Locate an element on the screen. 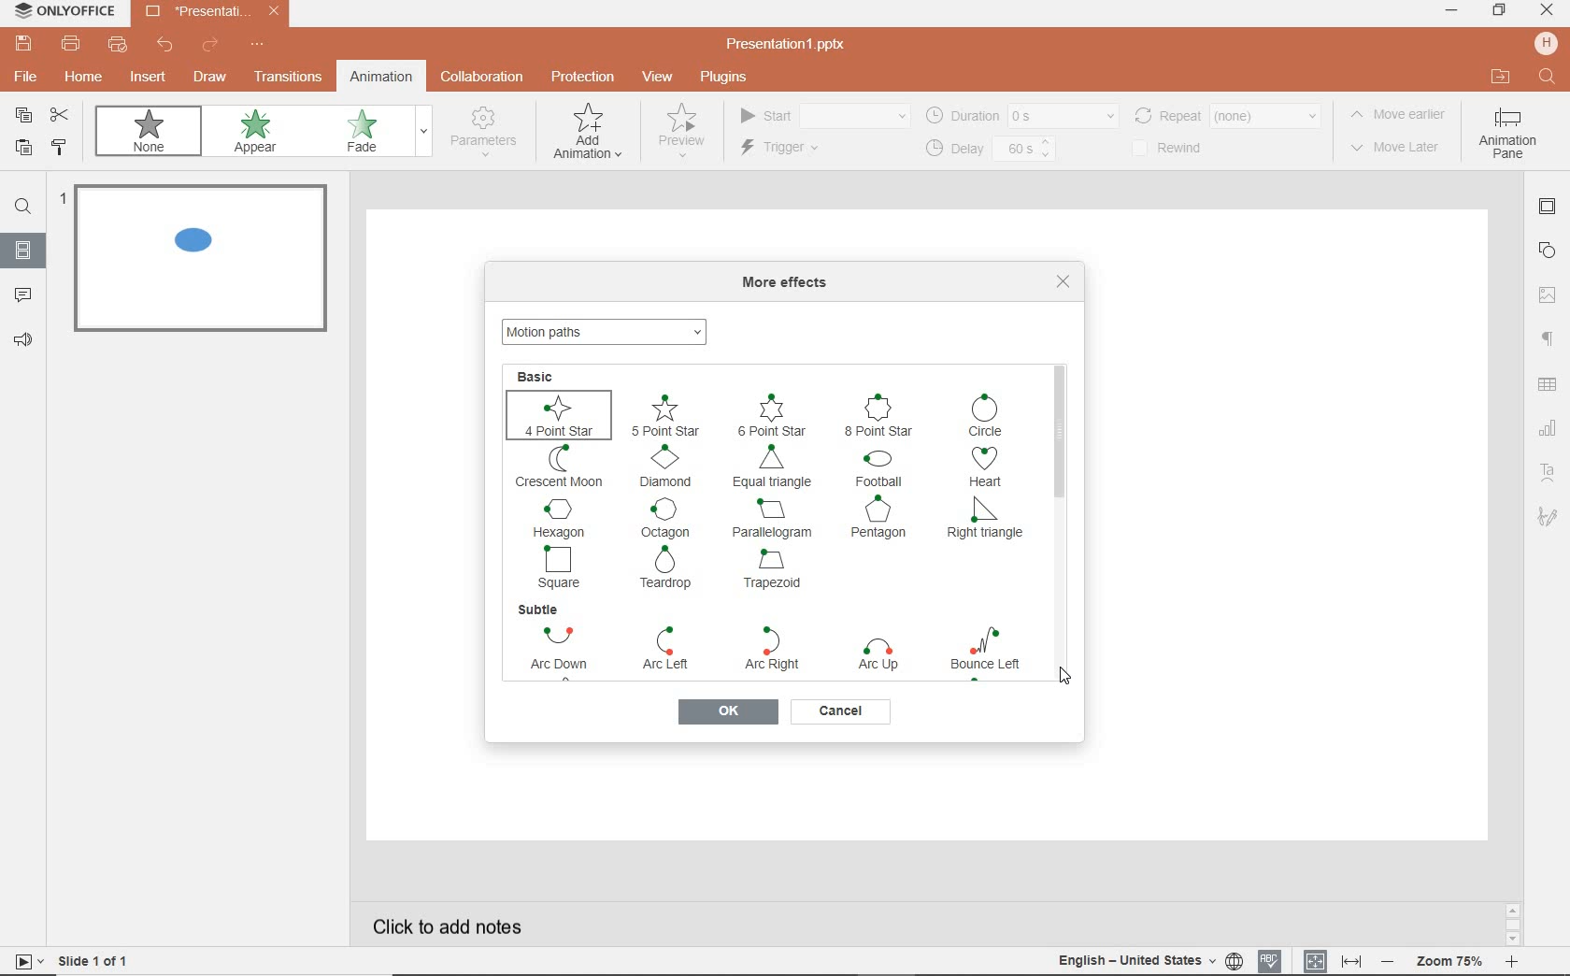  image settings is located at coordinates (1549, 293).